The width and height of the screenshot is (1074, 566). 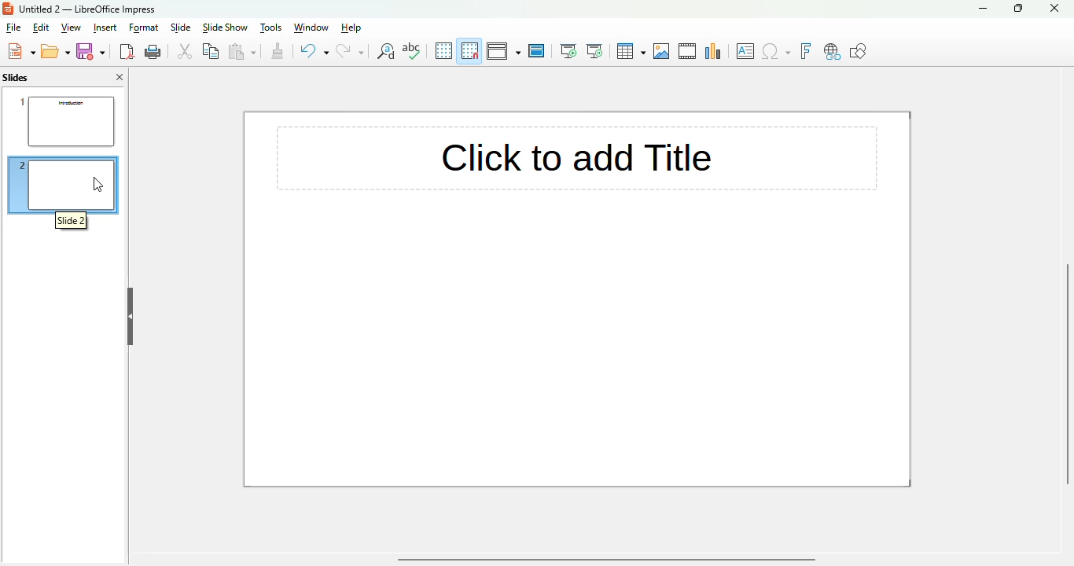 What do you see at coordinates (270, 28) in the screenshot?
I see `tools` at bounding box center [270, 28].